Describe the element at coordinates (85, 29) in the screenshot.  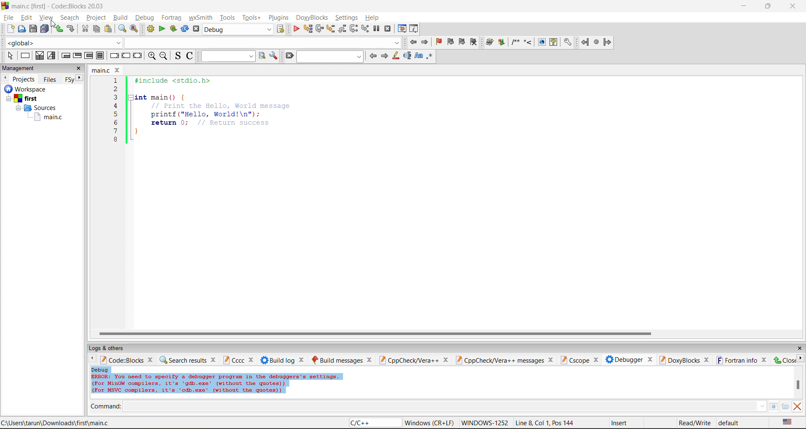
I see `cut` at that location.